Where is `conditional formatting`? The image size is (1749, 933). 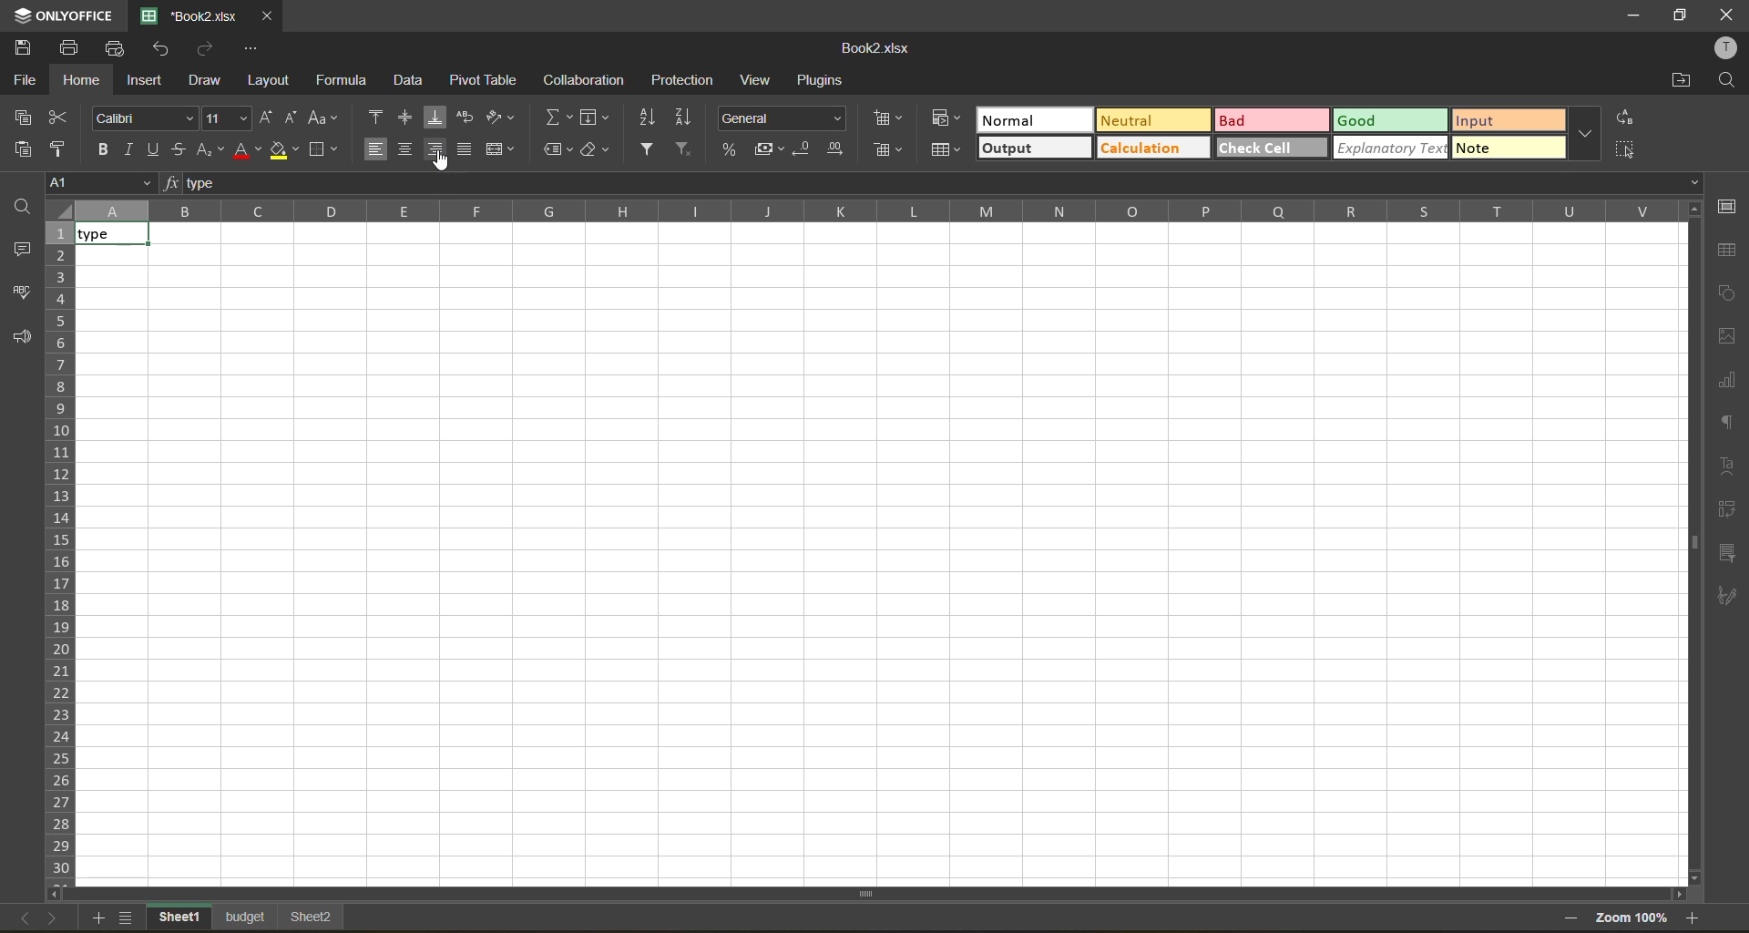 conditional formatting is located at coordinates (948, 120).